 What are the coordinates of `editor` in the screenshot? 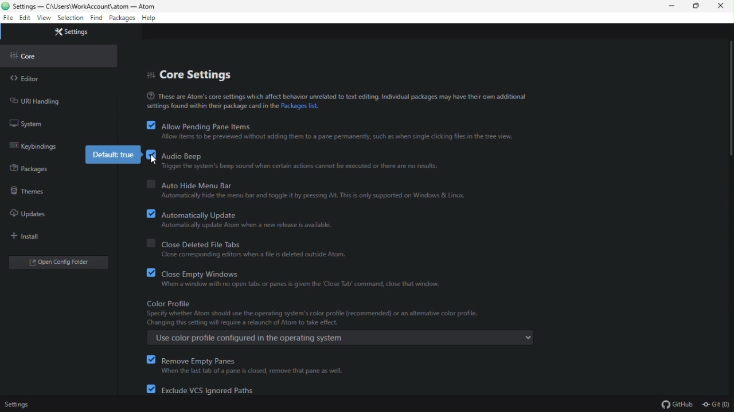 It's located at (26, 78).